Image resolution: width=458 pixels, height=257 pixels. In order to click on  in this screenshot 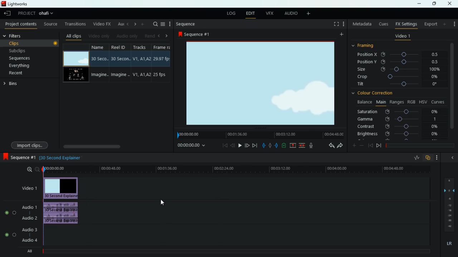, I will do `click(449, 221)`.